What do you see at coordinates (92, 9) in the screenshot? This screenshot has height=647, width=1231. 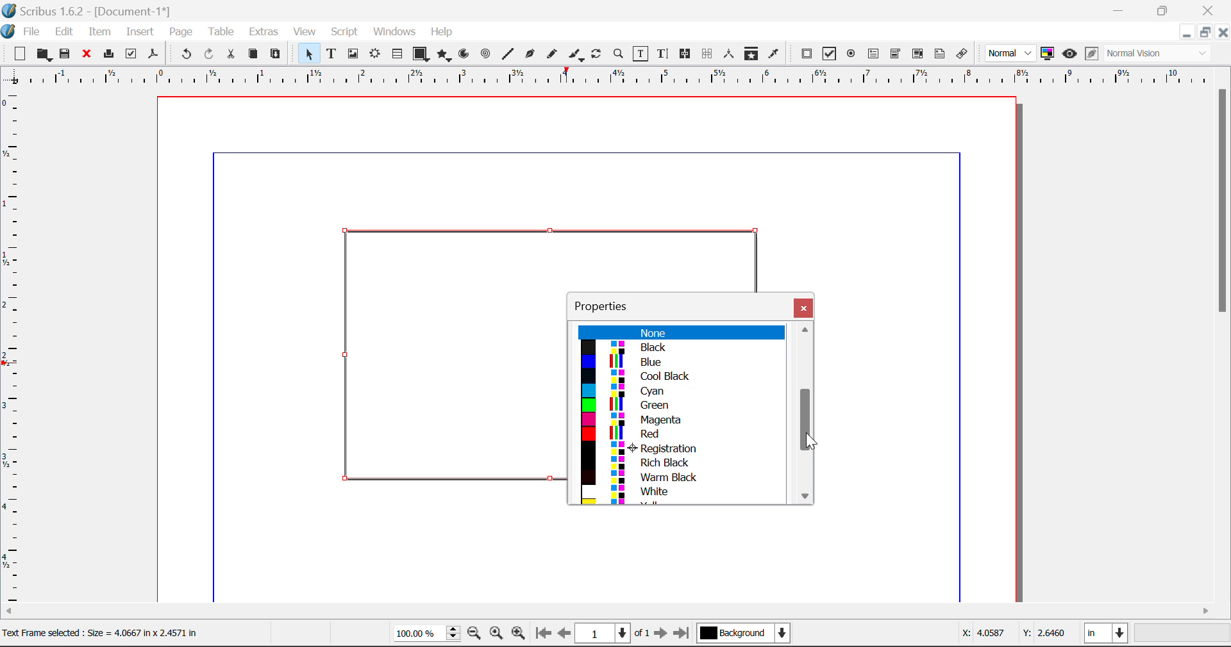 I see `Scribus 1.62 - [Document-1*]` at bounding box center [92, 9].